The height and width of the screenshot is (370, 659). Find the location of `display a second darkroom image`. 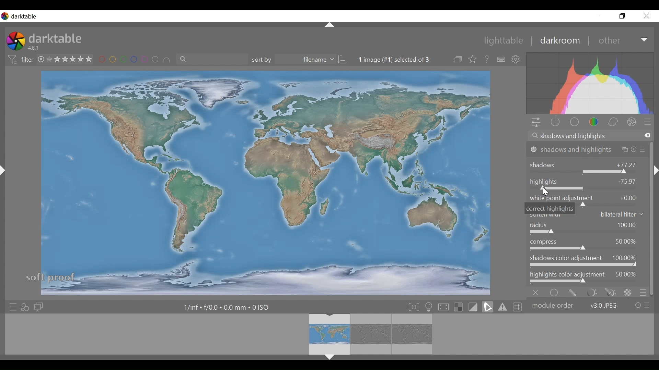

display a second darkroom image is located at coordinates (38, 307).